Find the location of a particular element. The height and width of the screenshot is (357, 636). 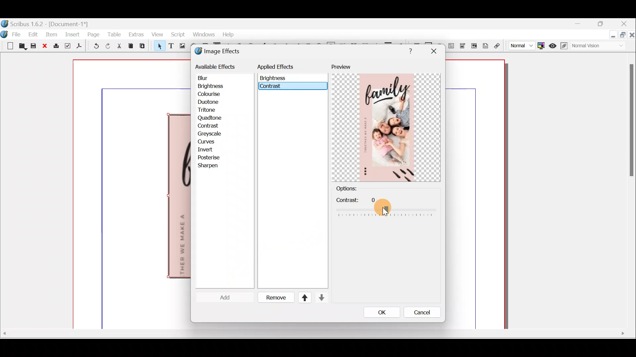

Edit is located at coordinates (34, 34).